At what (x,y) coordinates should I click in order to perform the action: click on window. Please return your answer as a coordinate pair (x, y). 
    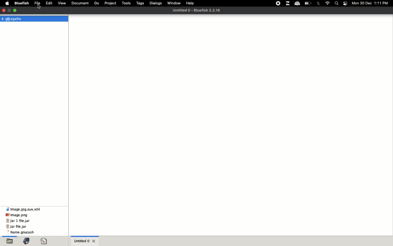
    Looking at the image, I should click on (175, 2).